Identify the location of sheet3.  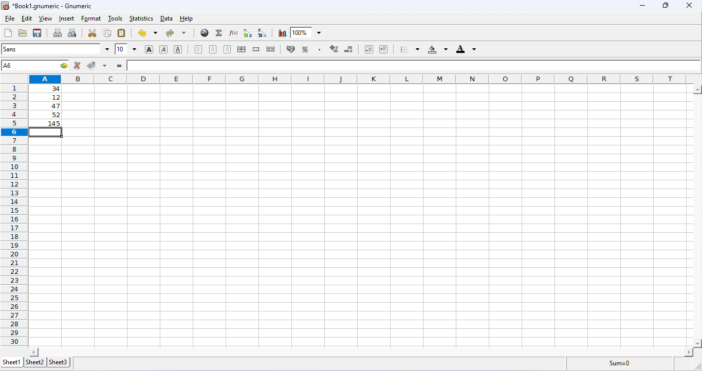
(60, 362).